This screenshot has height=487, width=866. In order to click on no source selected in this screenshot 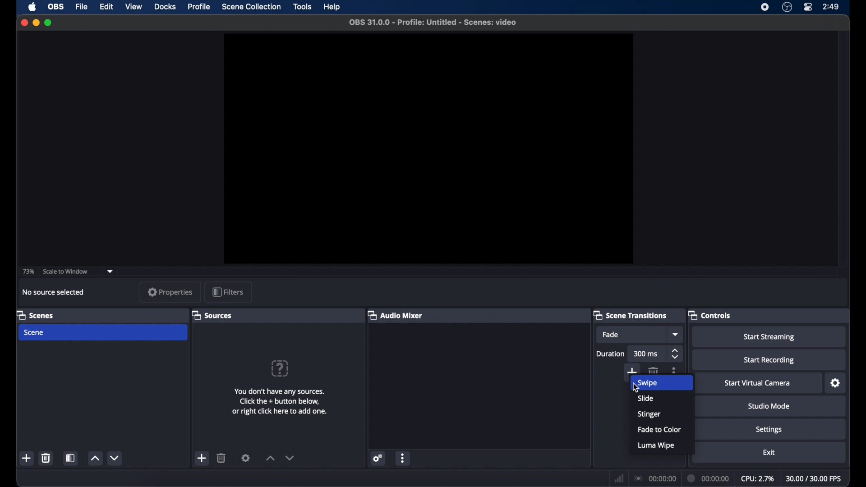, I will do `click(54, 292)`.